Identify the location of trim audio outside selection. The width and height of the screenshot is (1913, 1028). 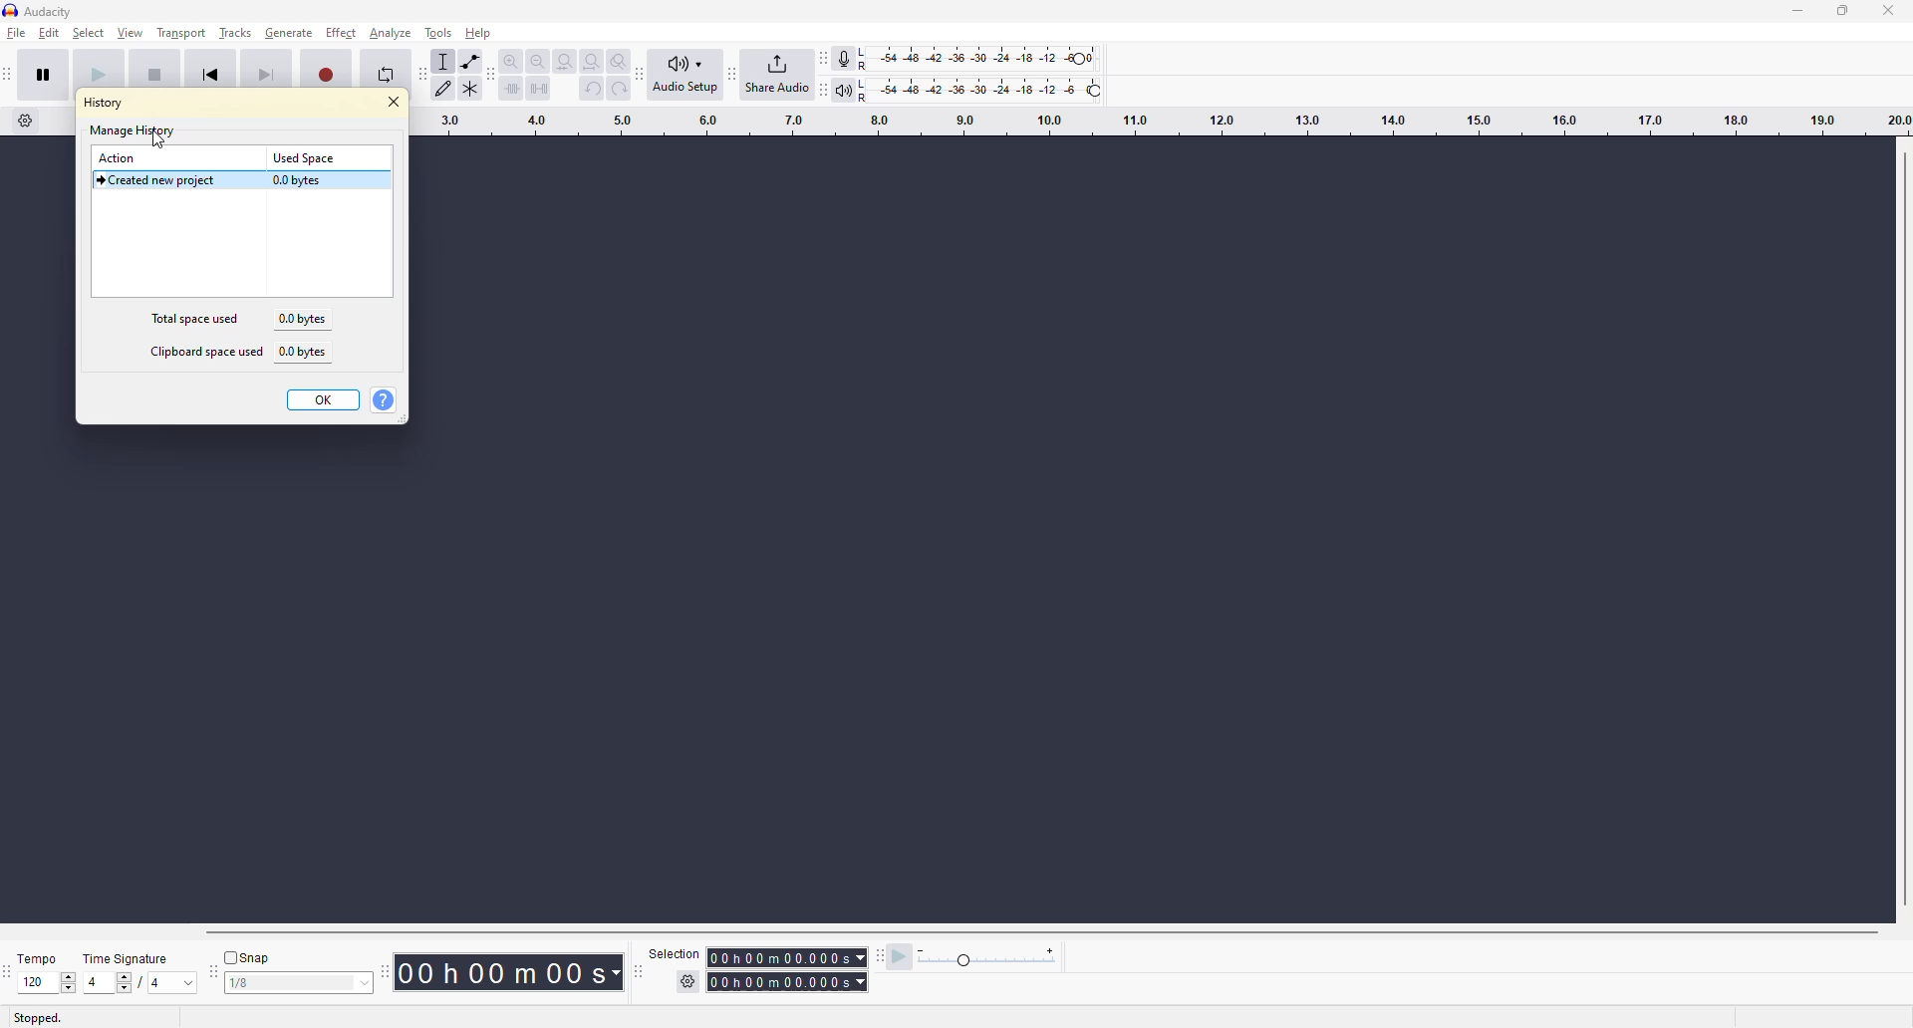
(512, 91).